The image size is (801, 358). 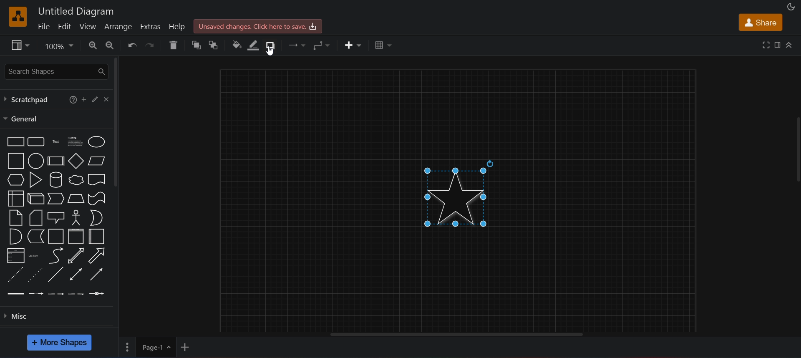 What do you see at coordinates (15, 237) in the screenshot?
I see `and` at bounding box center [15, 237].